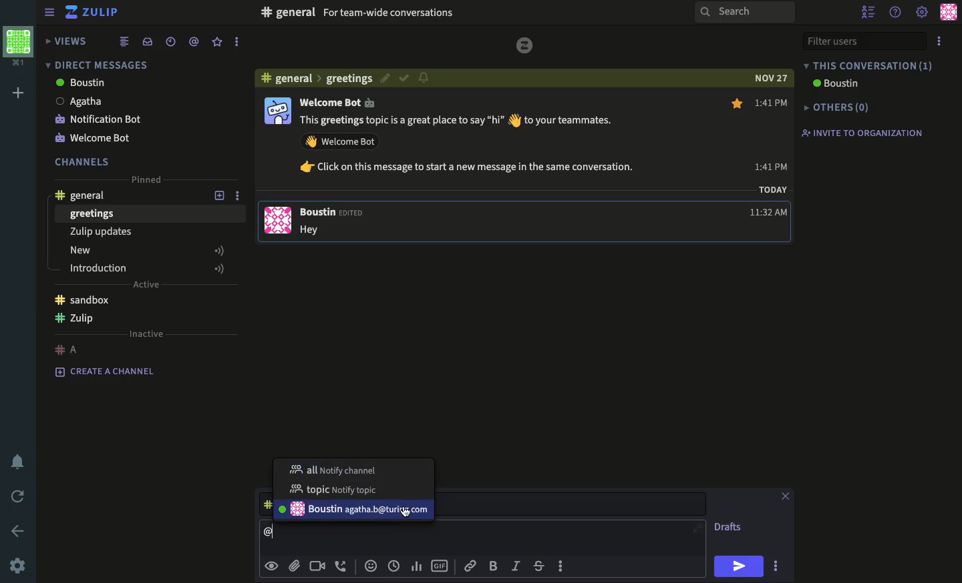  I want to click on notification, so click(424, 78).